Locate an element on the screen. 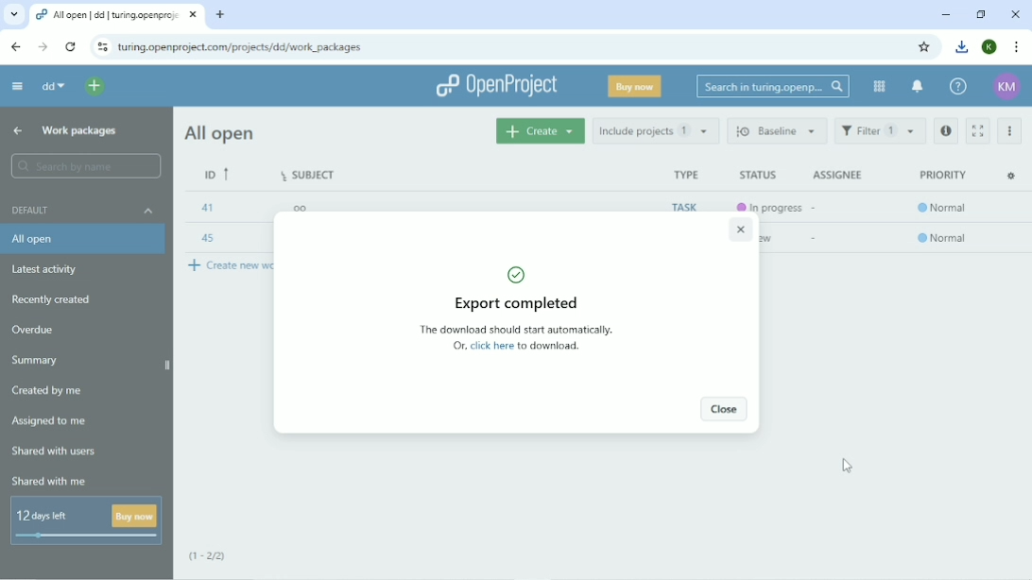  Restore down is located at coordinates (981, 13).